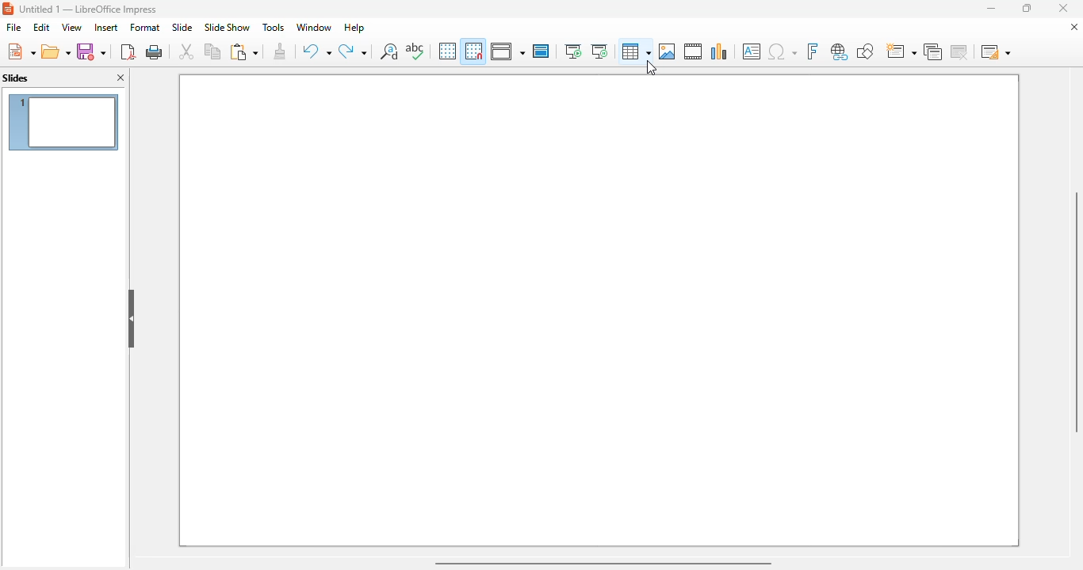 The image size is (1083, 570). What do you see at coordinates (8, 9) in the screenshot?
I see `logo` at bounding box center [8, 9].